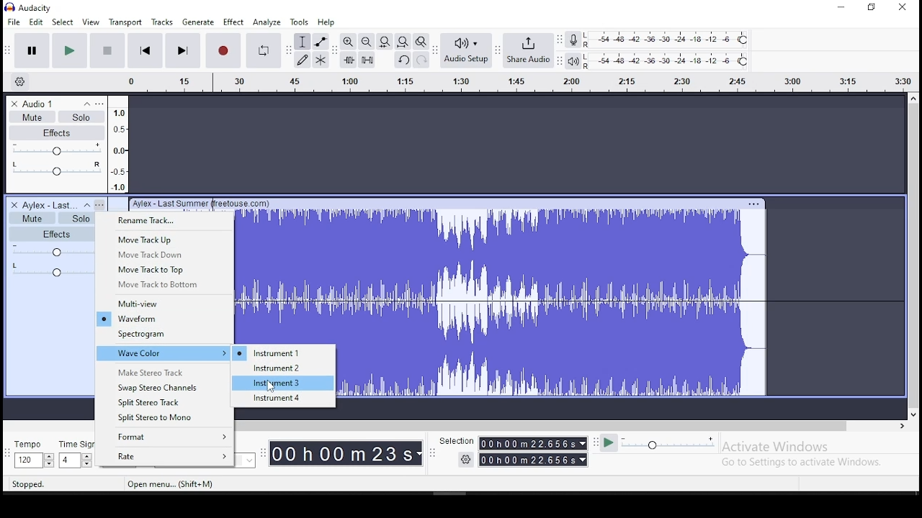 This screenshot has height=518, width=922. Describe the element at coordinates (272, 387) in the screenshot. I see `Cursor` at that location.